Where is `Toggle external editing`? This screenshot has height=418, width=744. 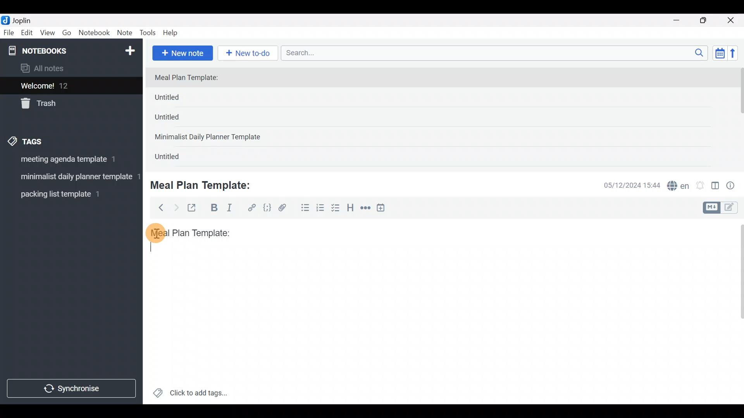 Toggle external editing is located at coordinates (195, 208).